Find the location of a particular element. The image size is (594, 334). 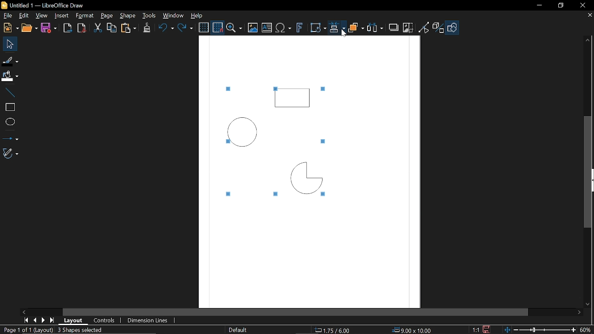

Lines and arrows is located at coordinates (10, 138).